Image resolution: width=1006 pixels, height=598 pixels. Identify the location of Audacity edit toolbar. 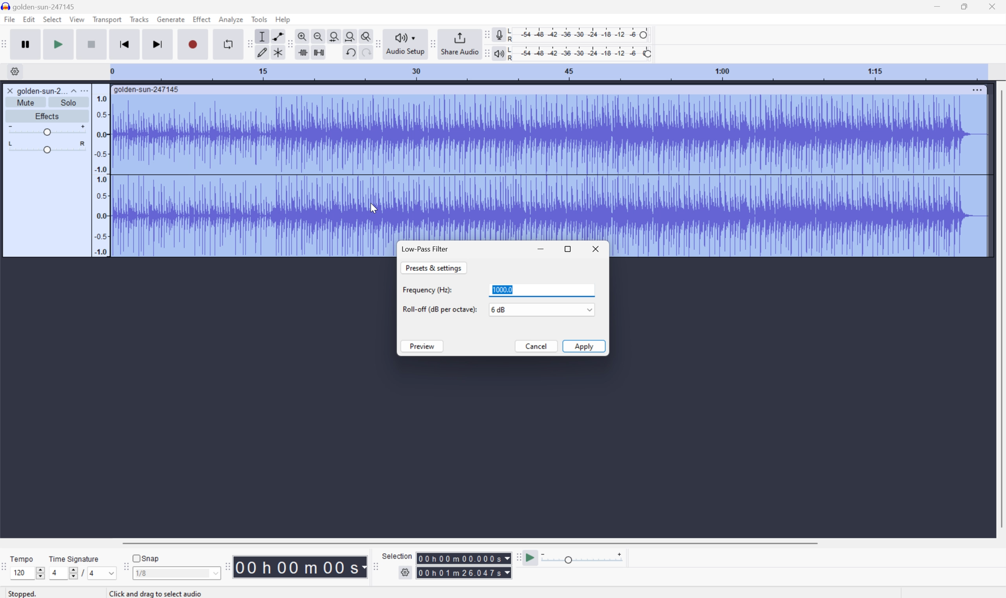
(249, 44).